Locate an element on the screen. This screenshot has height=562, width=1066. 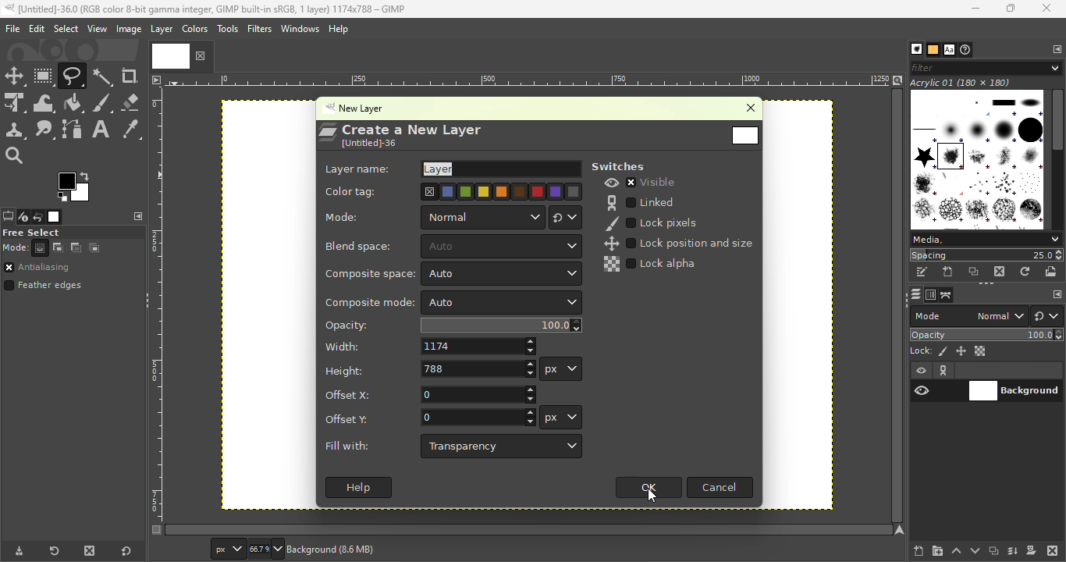
Free select is located at coordinates (72, 232).